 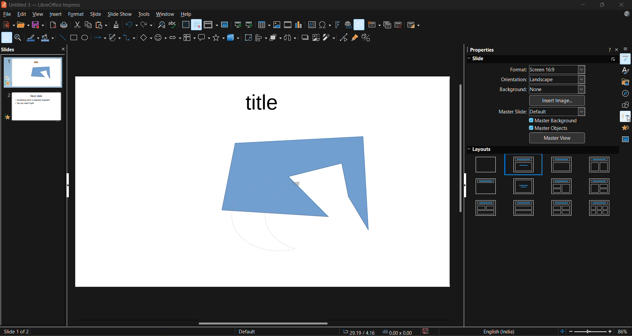 What do you see at coordinates (326, 25) in the screenshot?
I see `insert special characters` at bounding box center [326, 25].